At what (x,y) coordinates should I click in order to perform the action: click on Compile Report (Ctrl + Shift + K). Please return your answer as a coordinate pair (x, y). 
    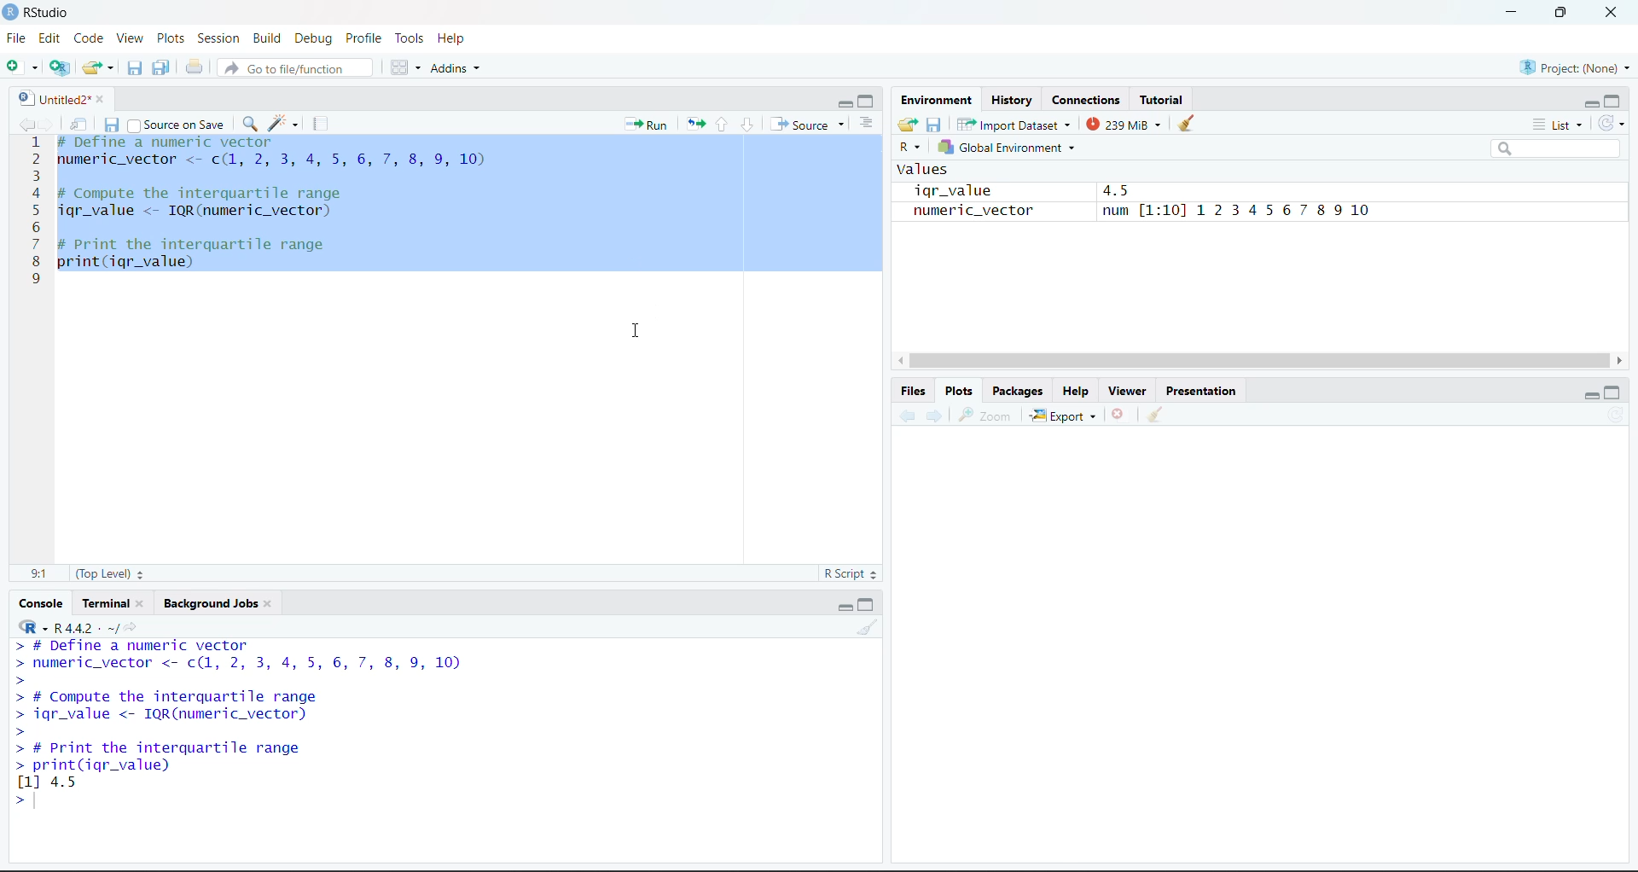
    Looking at the image, I should click on (321, 121).